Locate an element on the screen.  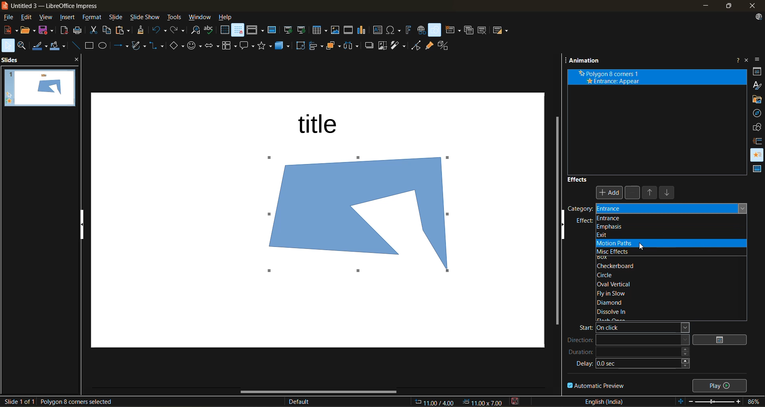
open is located at coordinates (26, 30).